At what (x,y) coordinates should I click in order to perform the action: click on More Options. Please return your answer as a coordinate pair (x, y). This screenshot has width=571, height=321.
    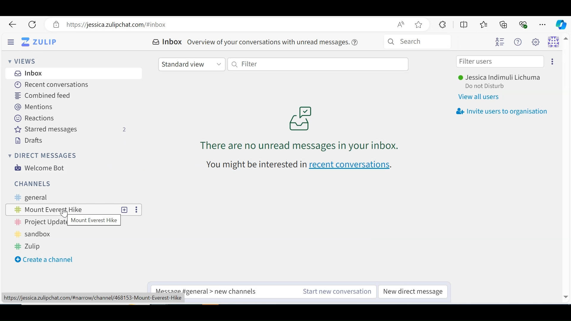
    Looking at the image, I should click on (137, 210).